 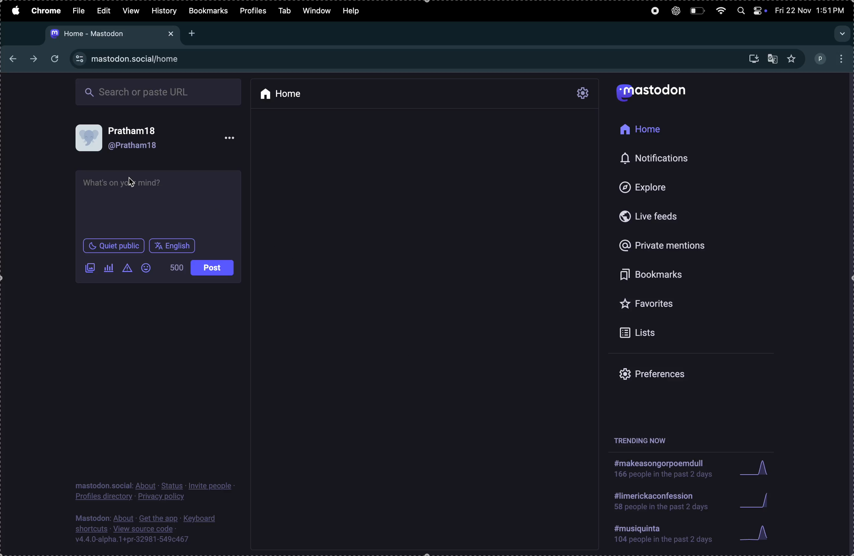 What do you see at coordinates (652, 131) in the screenshot?
I see `home` at bounding box center [652, 131].